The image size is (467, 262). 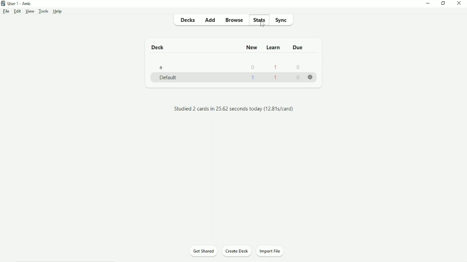 I want to click on a, so click(x=160, y=67).